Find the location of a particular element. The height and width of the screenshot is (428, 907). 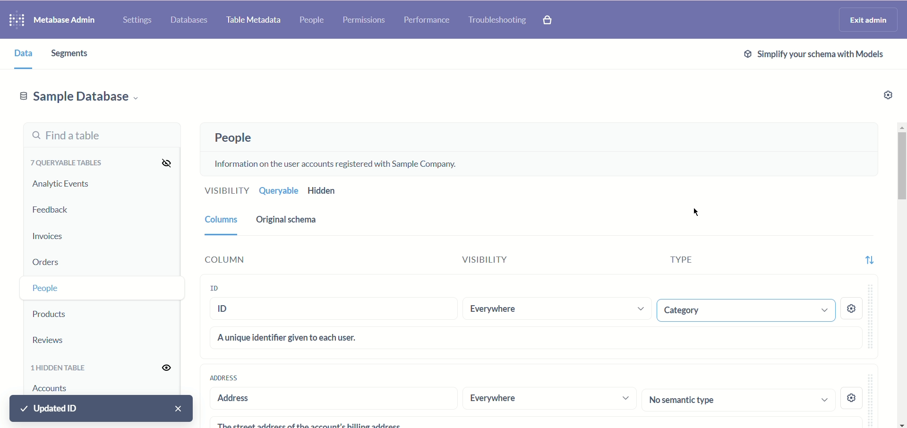

Reviews is located at coordinates (64, 340).